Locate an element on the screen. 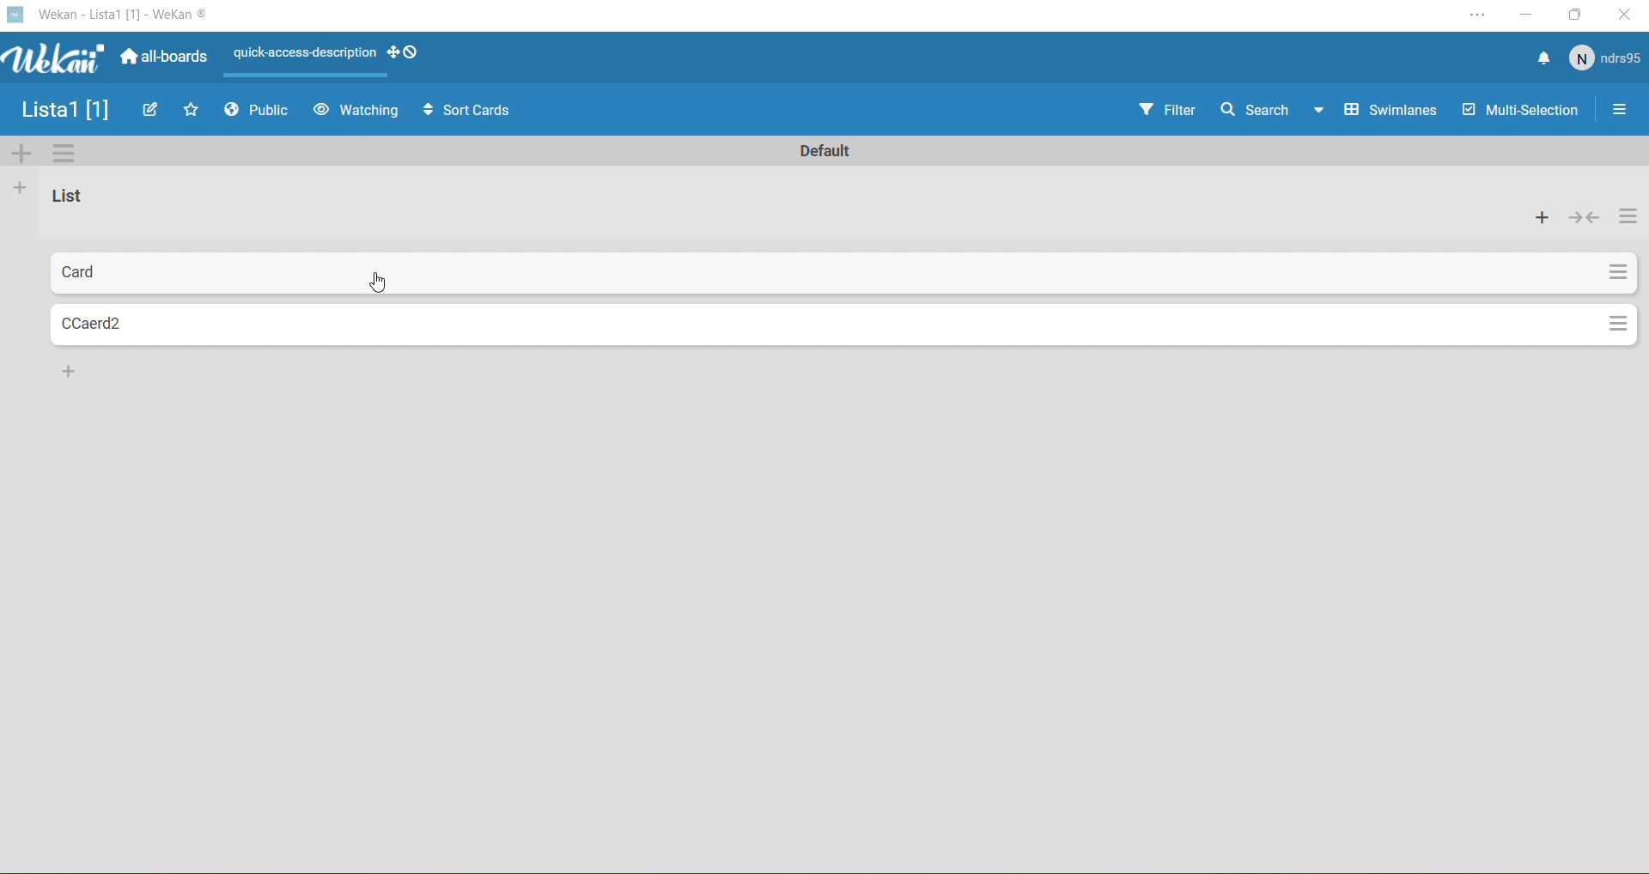 The height and width of the screenshot is (874, 1649). Search is located at coordinates (1254, 109).